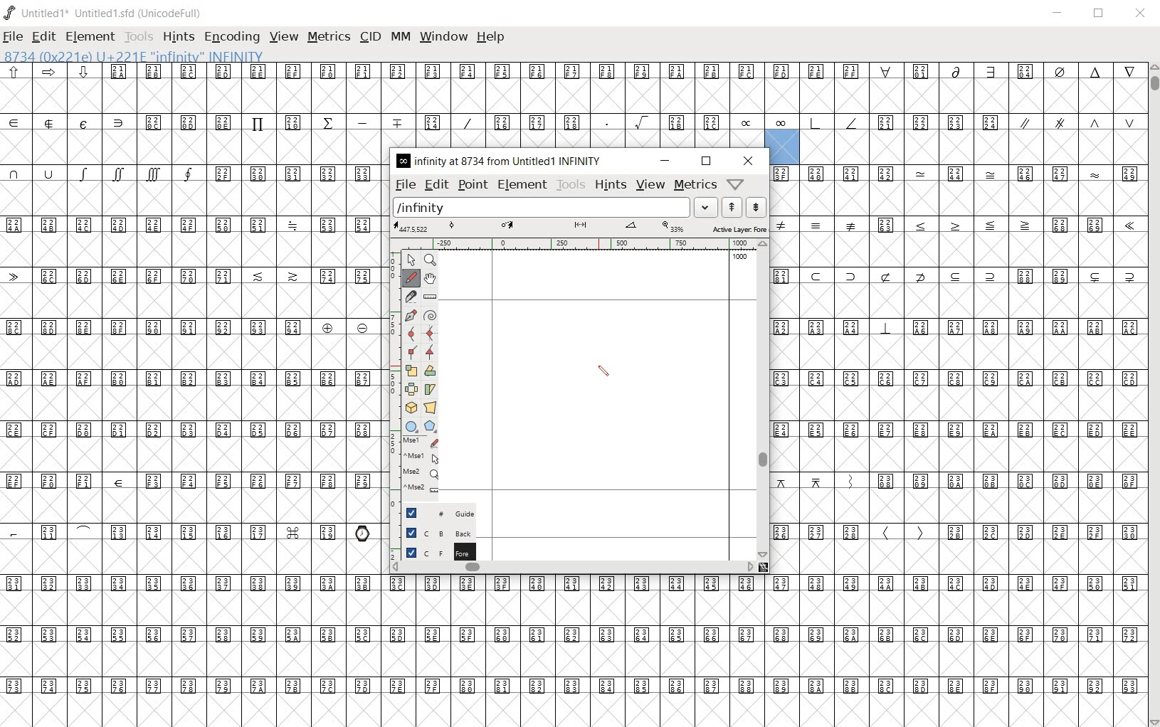 The image size is (1160, 727). Describe the element at coordinates (603, 370) in the screenshot. I see `pen tool/CURSOR LOCATION` at that location.